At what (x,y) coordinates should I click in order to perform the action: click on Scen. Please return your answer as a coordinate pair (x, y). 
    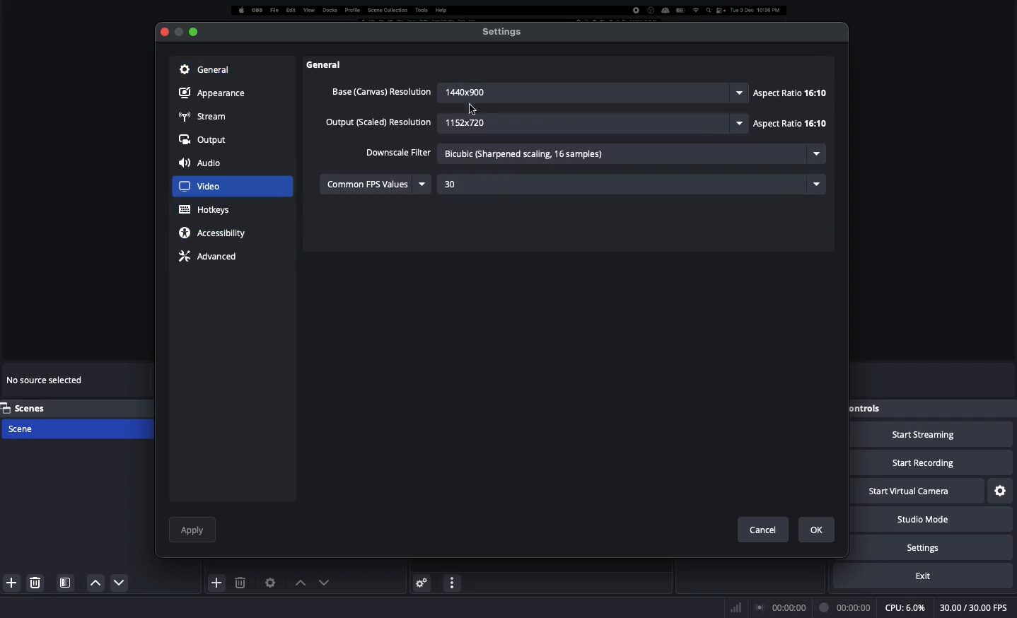
    Looking at the image, I should click on (76, 428).